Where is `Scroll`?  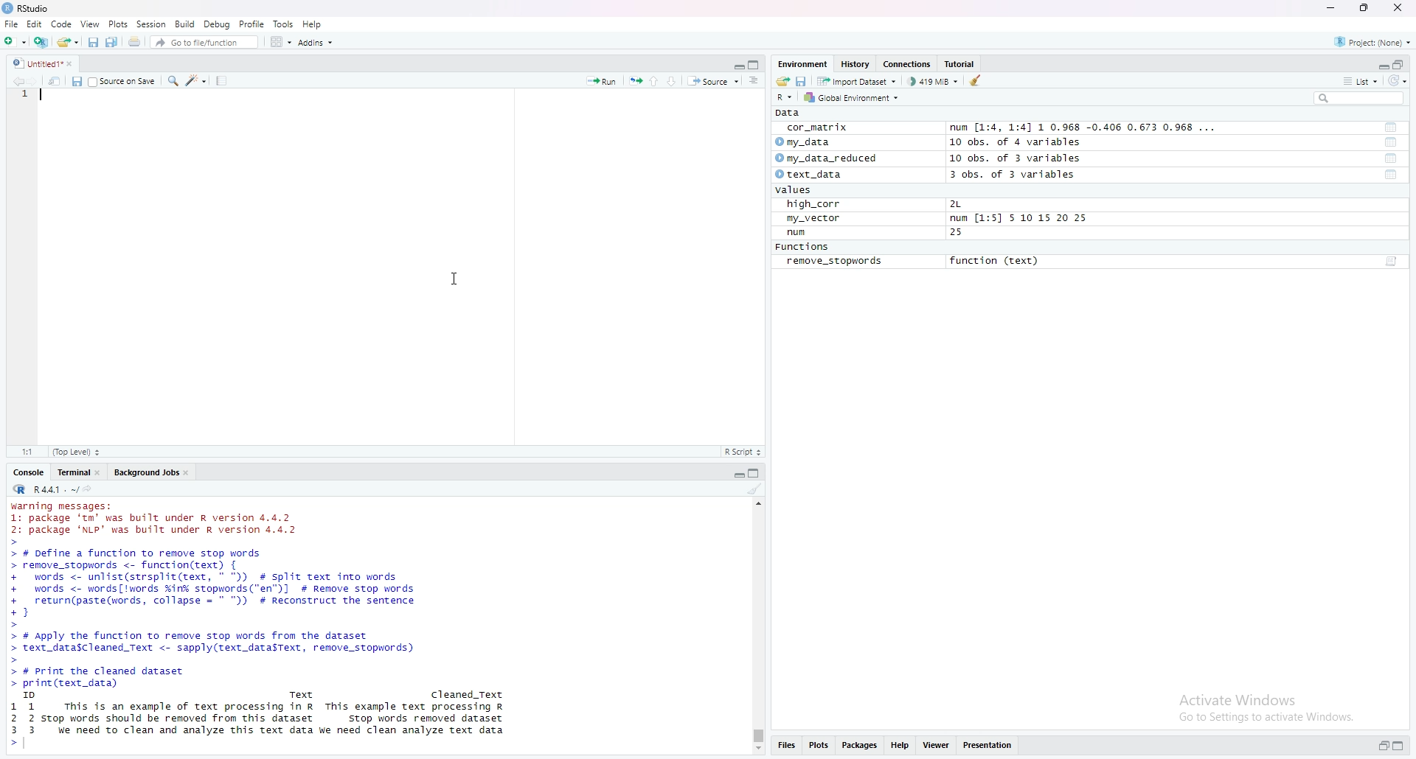 Scroll is located at coordinates (757, 626).